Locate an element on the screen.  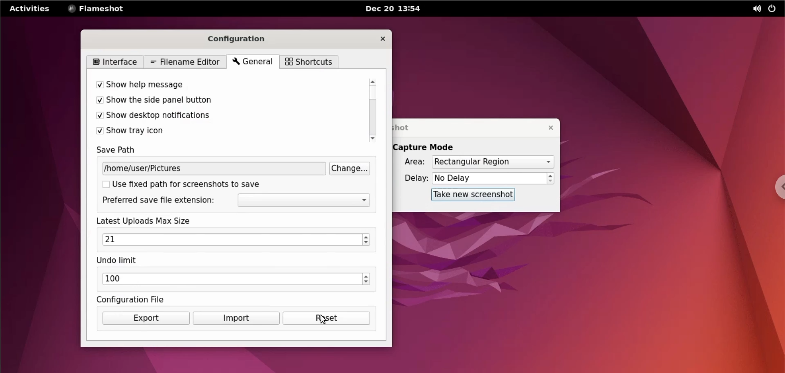
delay: is located at coordinates (412, 178).